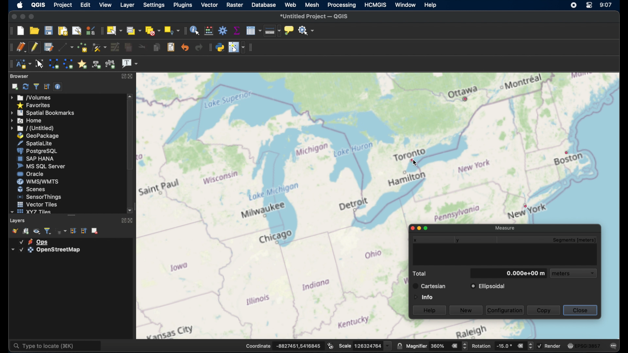 The height and width of the screenshot is (353, 628). What do you see at coordinates (152, 30) in the screenshot?
I see `deselect features from all layers` at bounding box center [152, 30].